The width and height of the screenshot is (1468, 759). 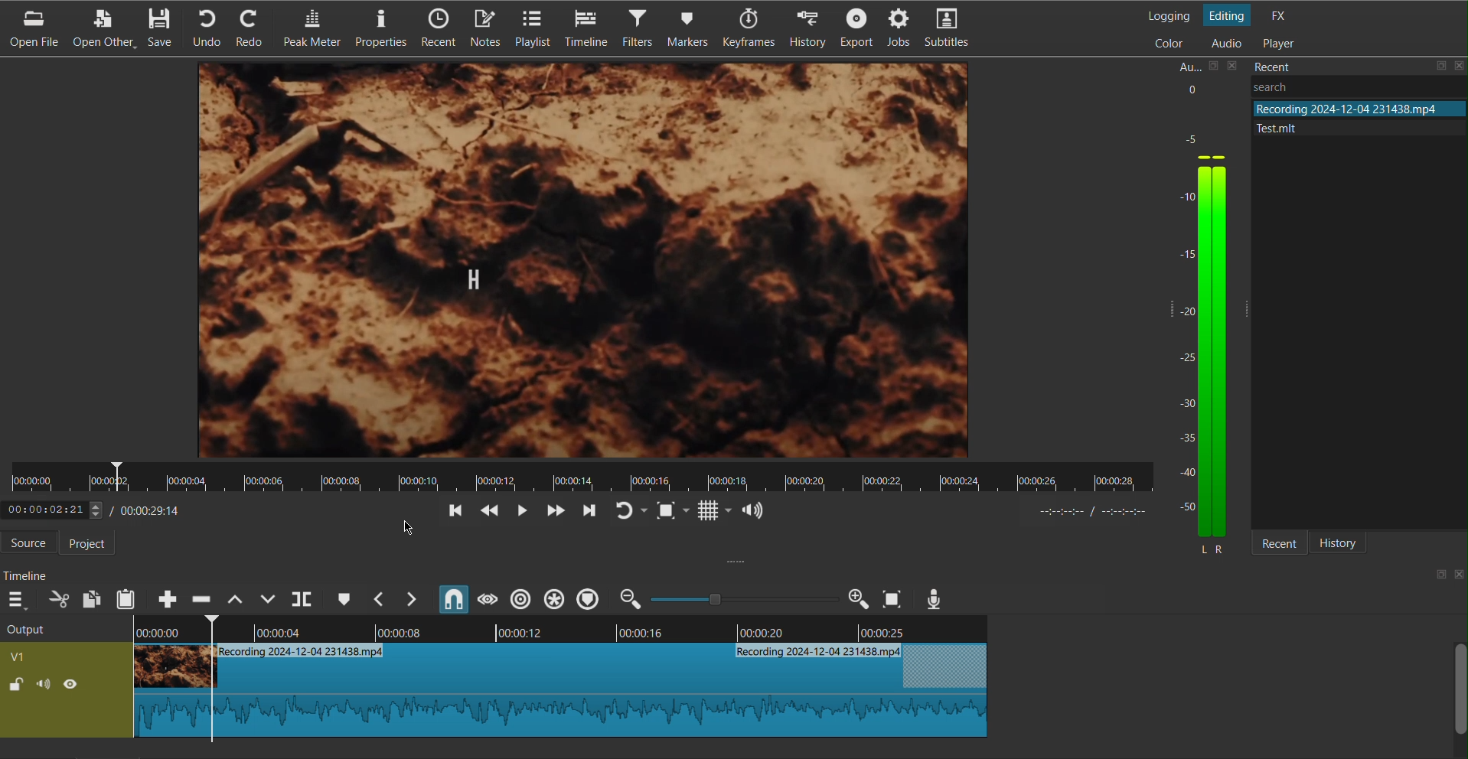 I want to click on cursor, so click(x=406, y=526).